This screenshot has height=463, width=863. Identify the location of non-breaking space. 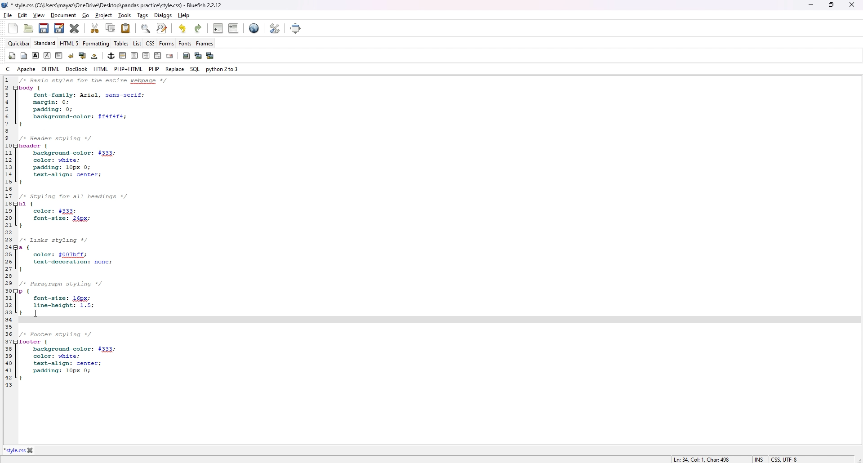
(94, 56).